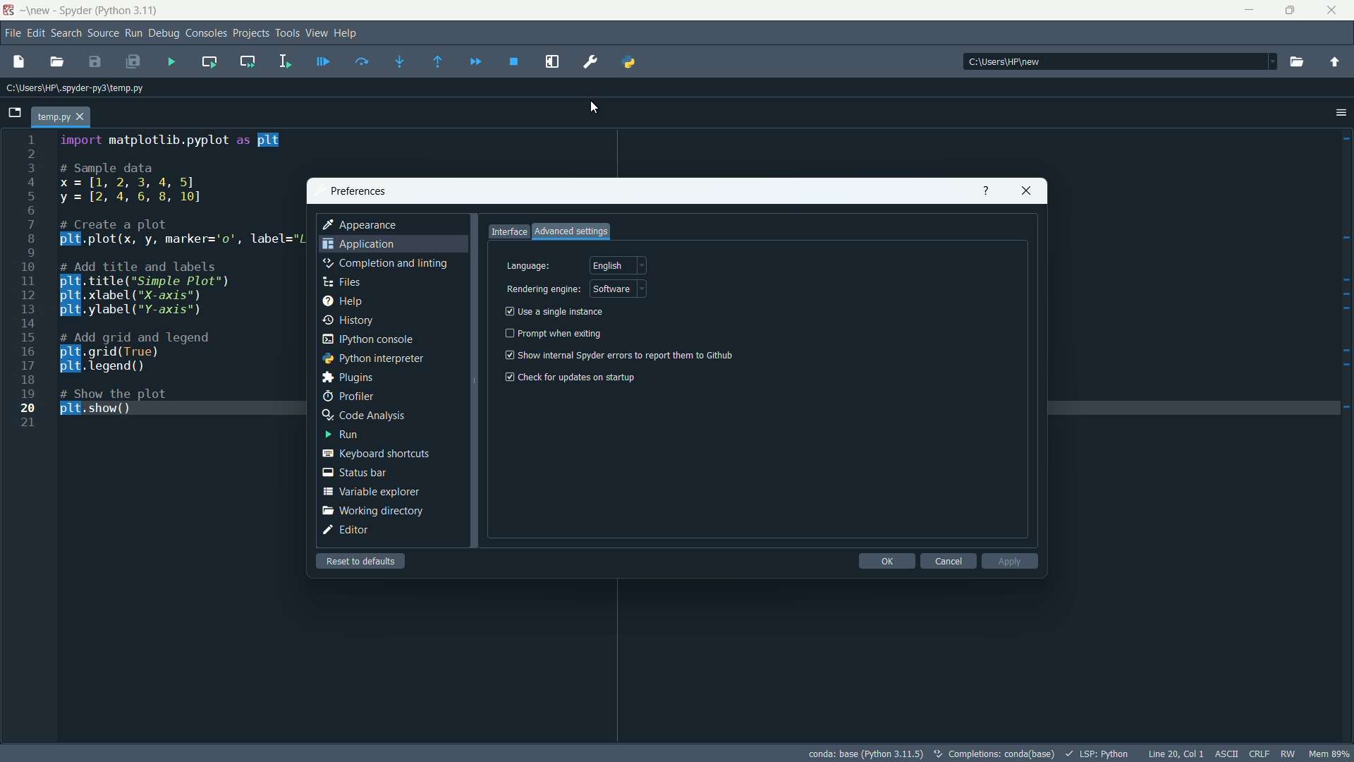 The image size is (1354, 762). I want to click on parent directory, so click(1335, 62).